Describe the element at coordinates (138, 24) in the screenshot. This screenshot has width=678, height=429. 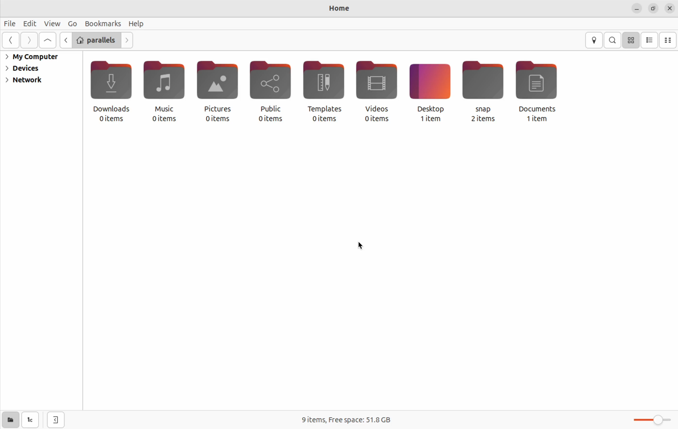
I see `help` at that location.